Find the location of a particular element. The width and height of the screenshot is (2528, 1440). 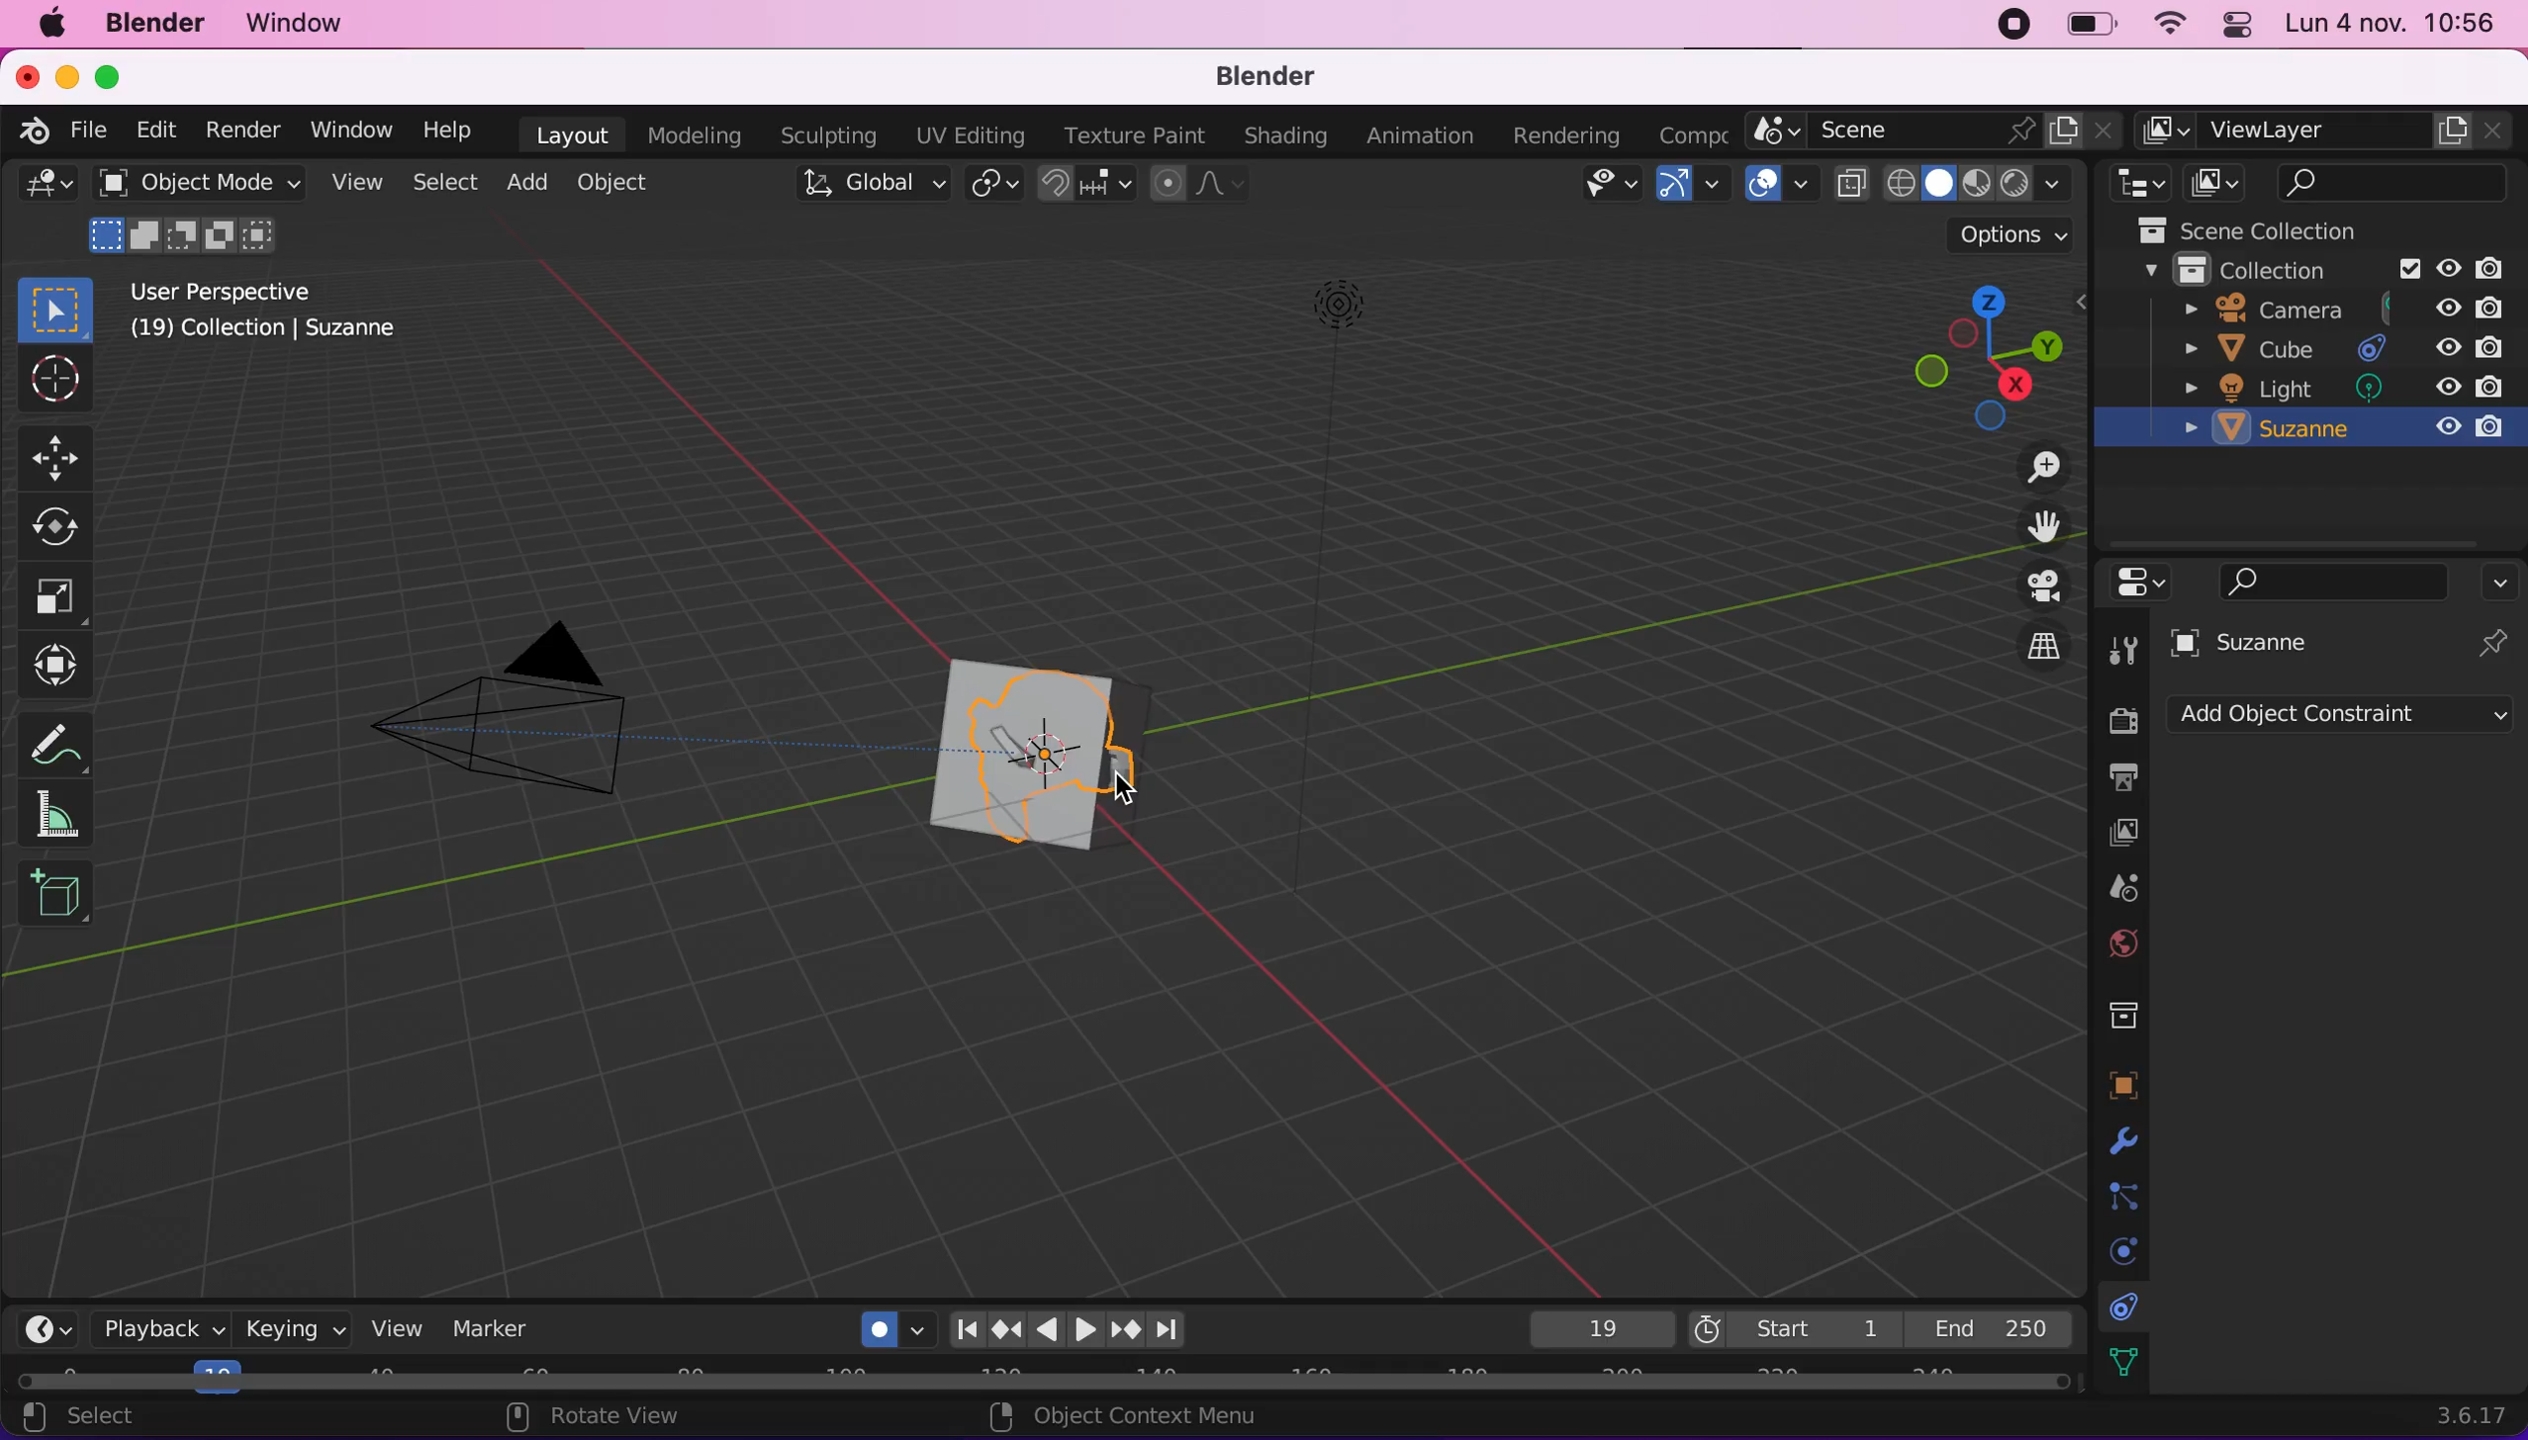

uv editing is located at coordinates (970, 135).